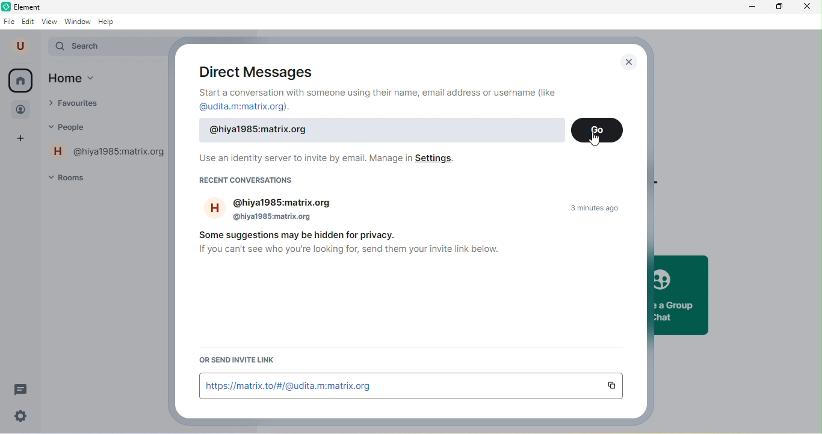  Describe the element at coordinates (251, 359) in the screenshot. I see `or send invite link` at that location.